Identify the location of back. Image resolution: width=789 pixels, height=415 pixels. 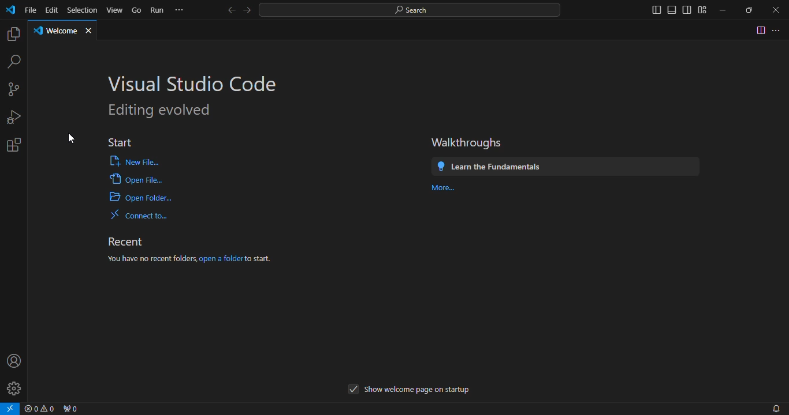
(228, 9).